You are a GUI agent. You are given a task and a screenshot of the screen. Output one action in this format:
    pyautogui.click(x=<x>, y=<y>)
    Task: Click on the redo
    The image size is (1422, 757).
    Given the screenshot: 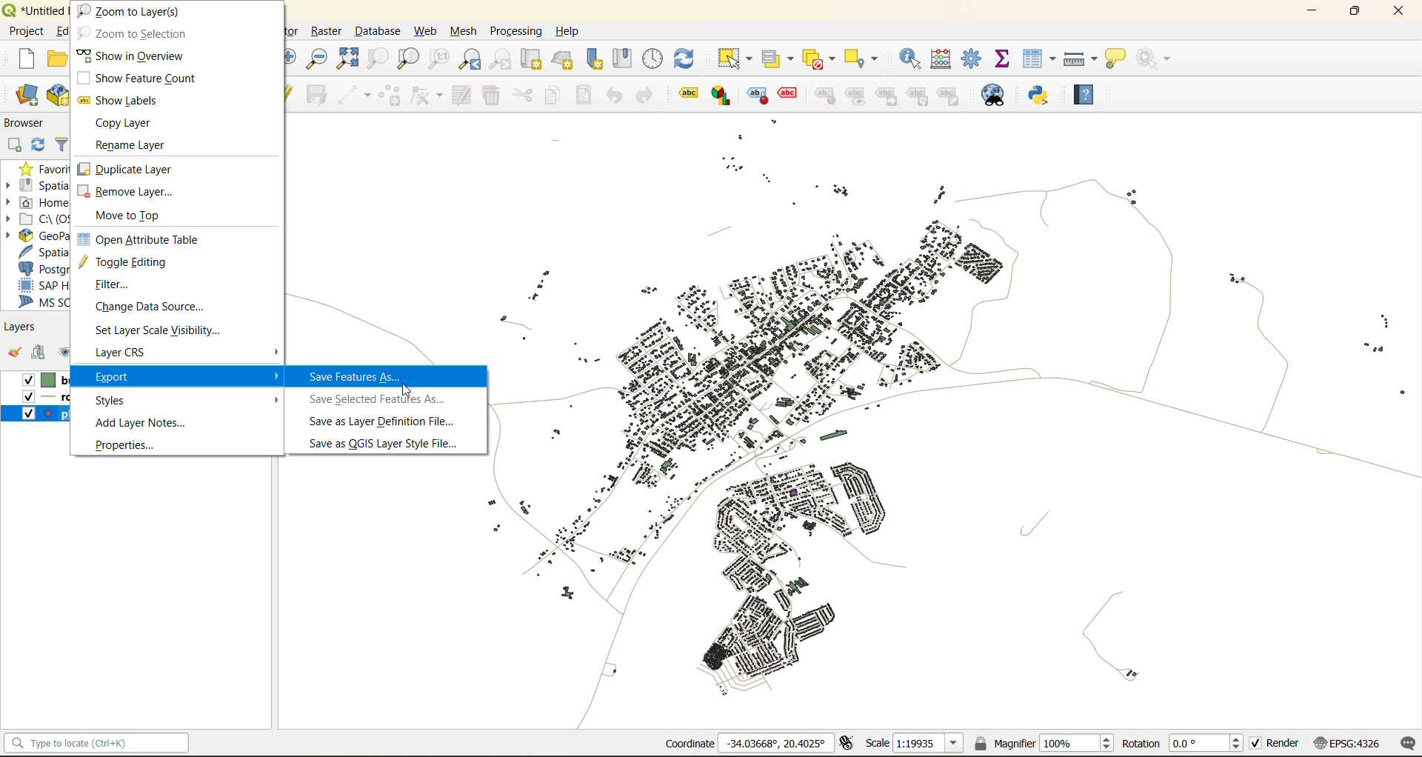 What is the action you would take?
    pyautogui.click(x=644, y=95)
    